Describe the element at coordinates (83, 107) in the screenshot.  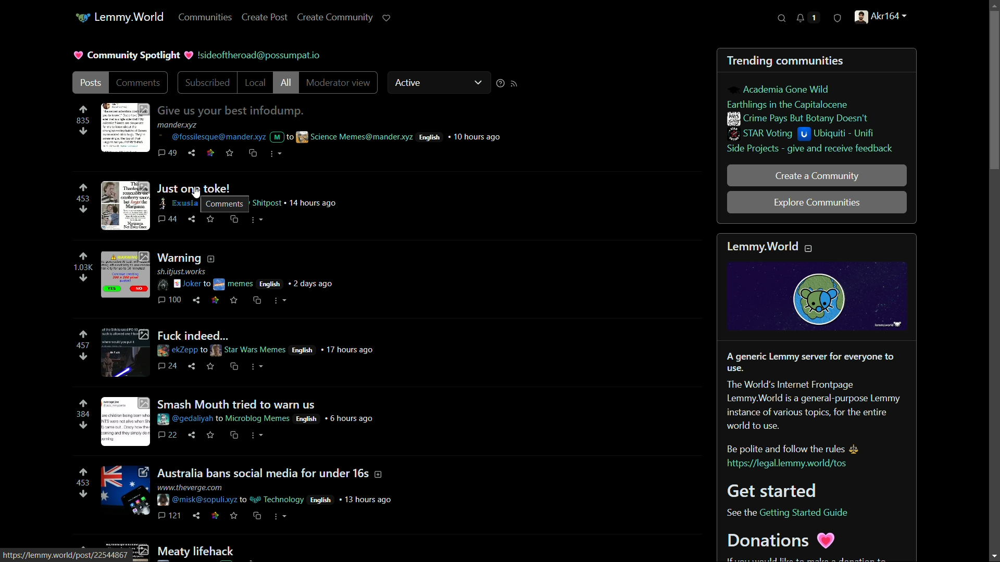
I see `Upvote` at that location.